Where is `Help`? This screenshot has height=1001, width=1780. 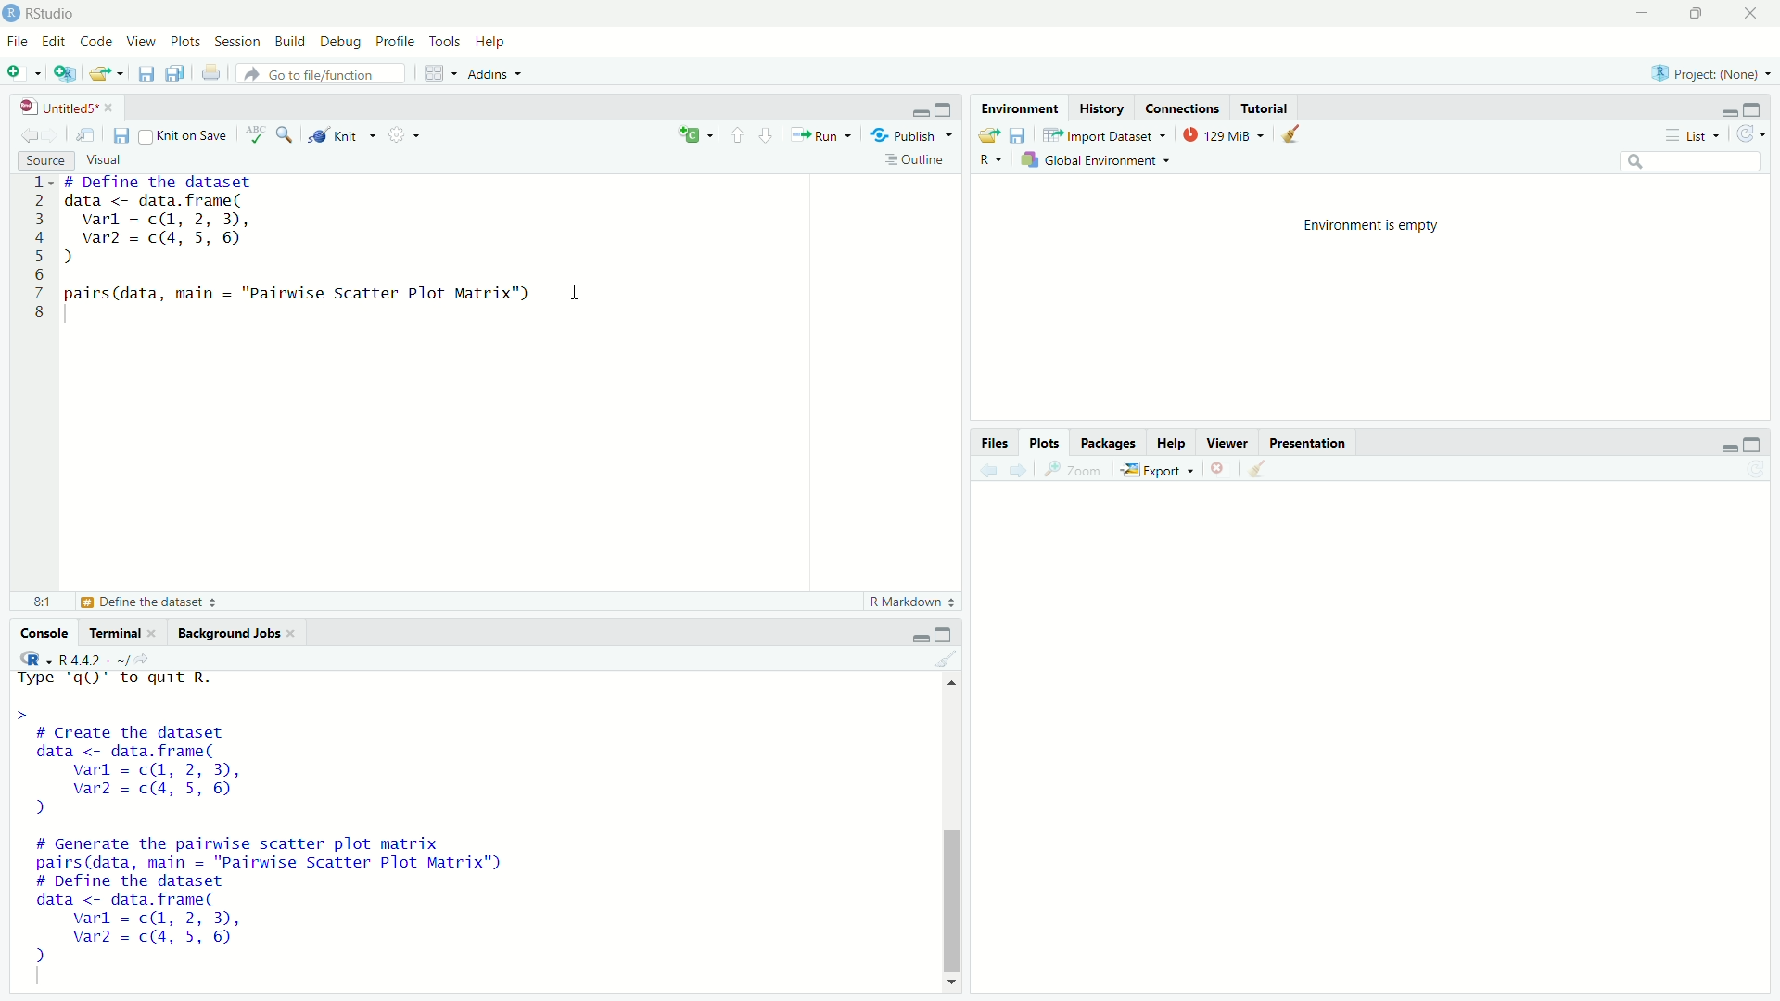 Help is located at coordinates (489, 39).